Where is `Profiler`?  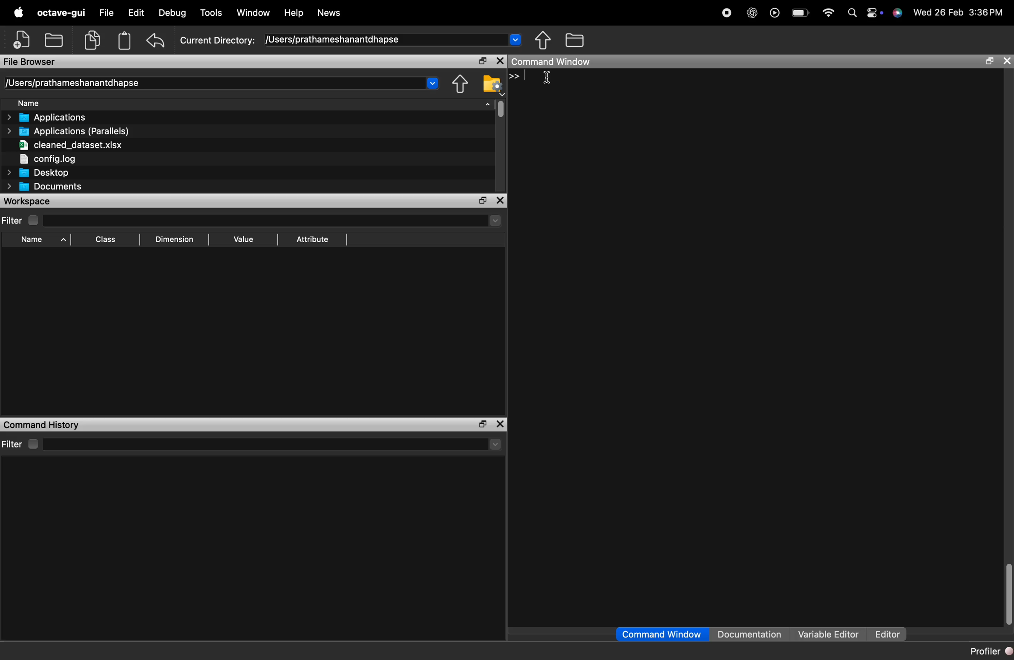 Profiler is located at coordinates (990, 651).